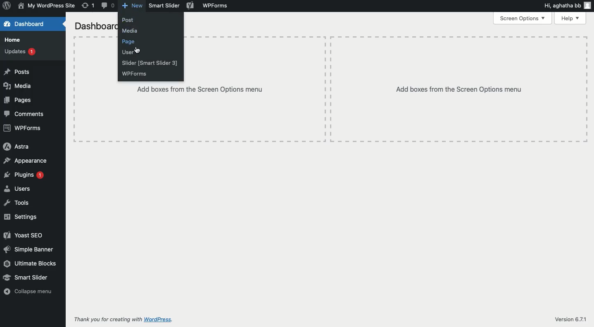 This screenshot has height=327, width=594. What do you see at coordinates (18, 87) in the screenshot?
I see `Media` at bounding box center [18, 87].